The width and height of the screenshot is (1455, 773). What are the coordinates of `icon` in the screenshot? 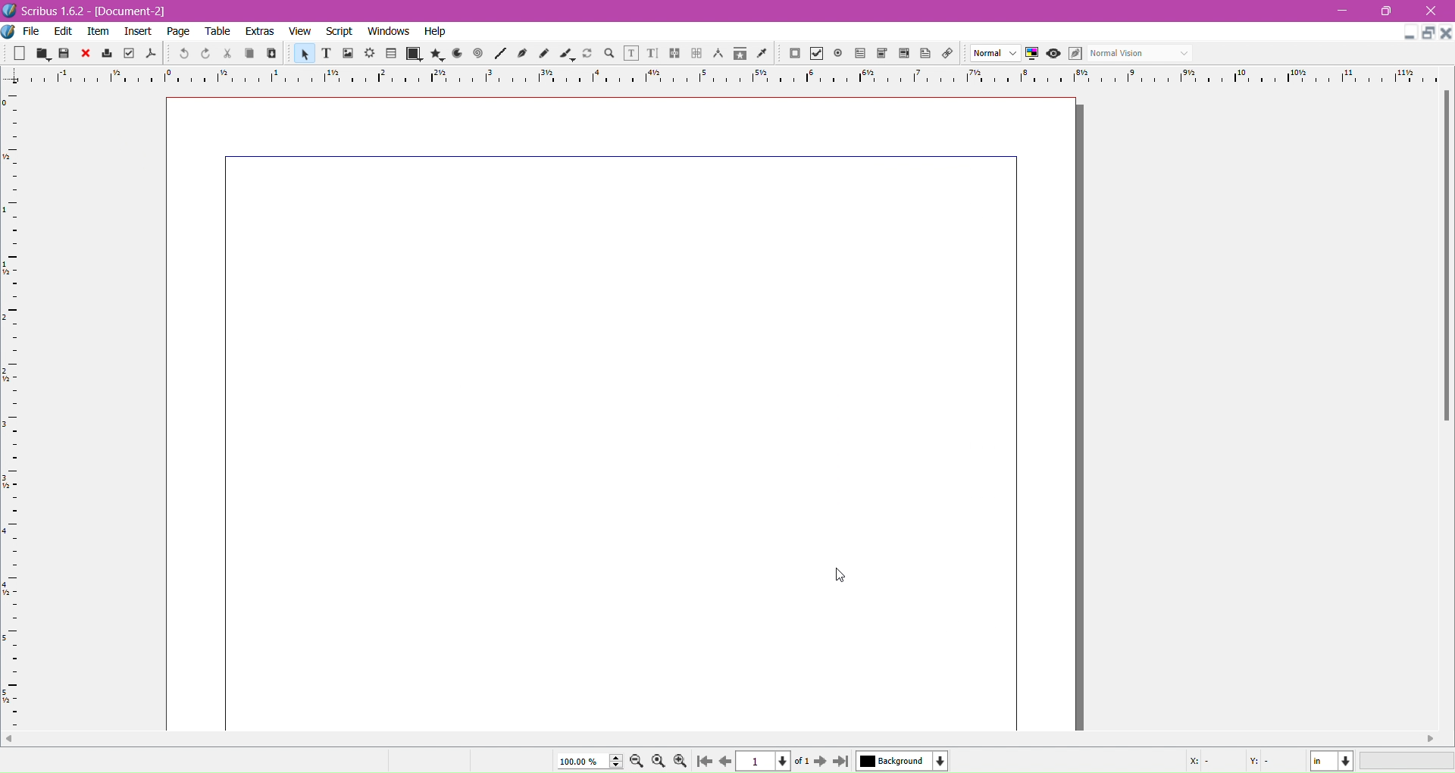 It's located at (947, 54).